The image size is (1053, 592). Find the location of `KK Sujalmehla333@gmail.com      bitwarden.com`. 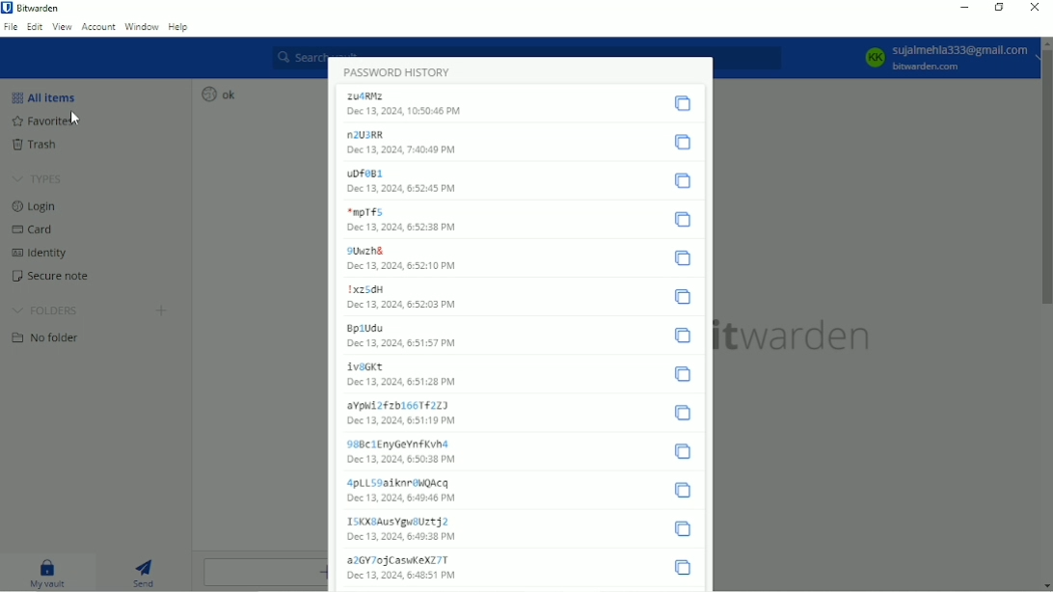

KK Sujalmehla333@gmail.com      bitwarden.com is located at coordinates (938, 57).